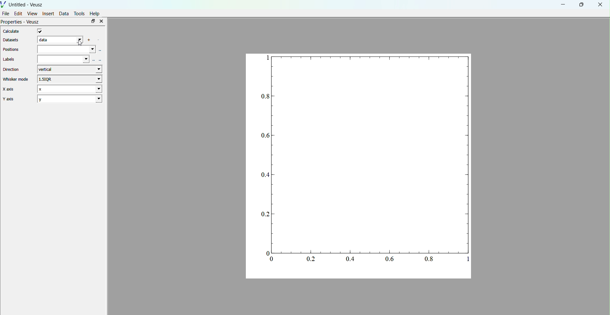 This screenshot has width=610, height=315. Describe the element at coordinates (18, 13) in the screenshot. I see `Edit` at that location.